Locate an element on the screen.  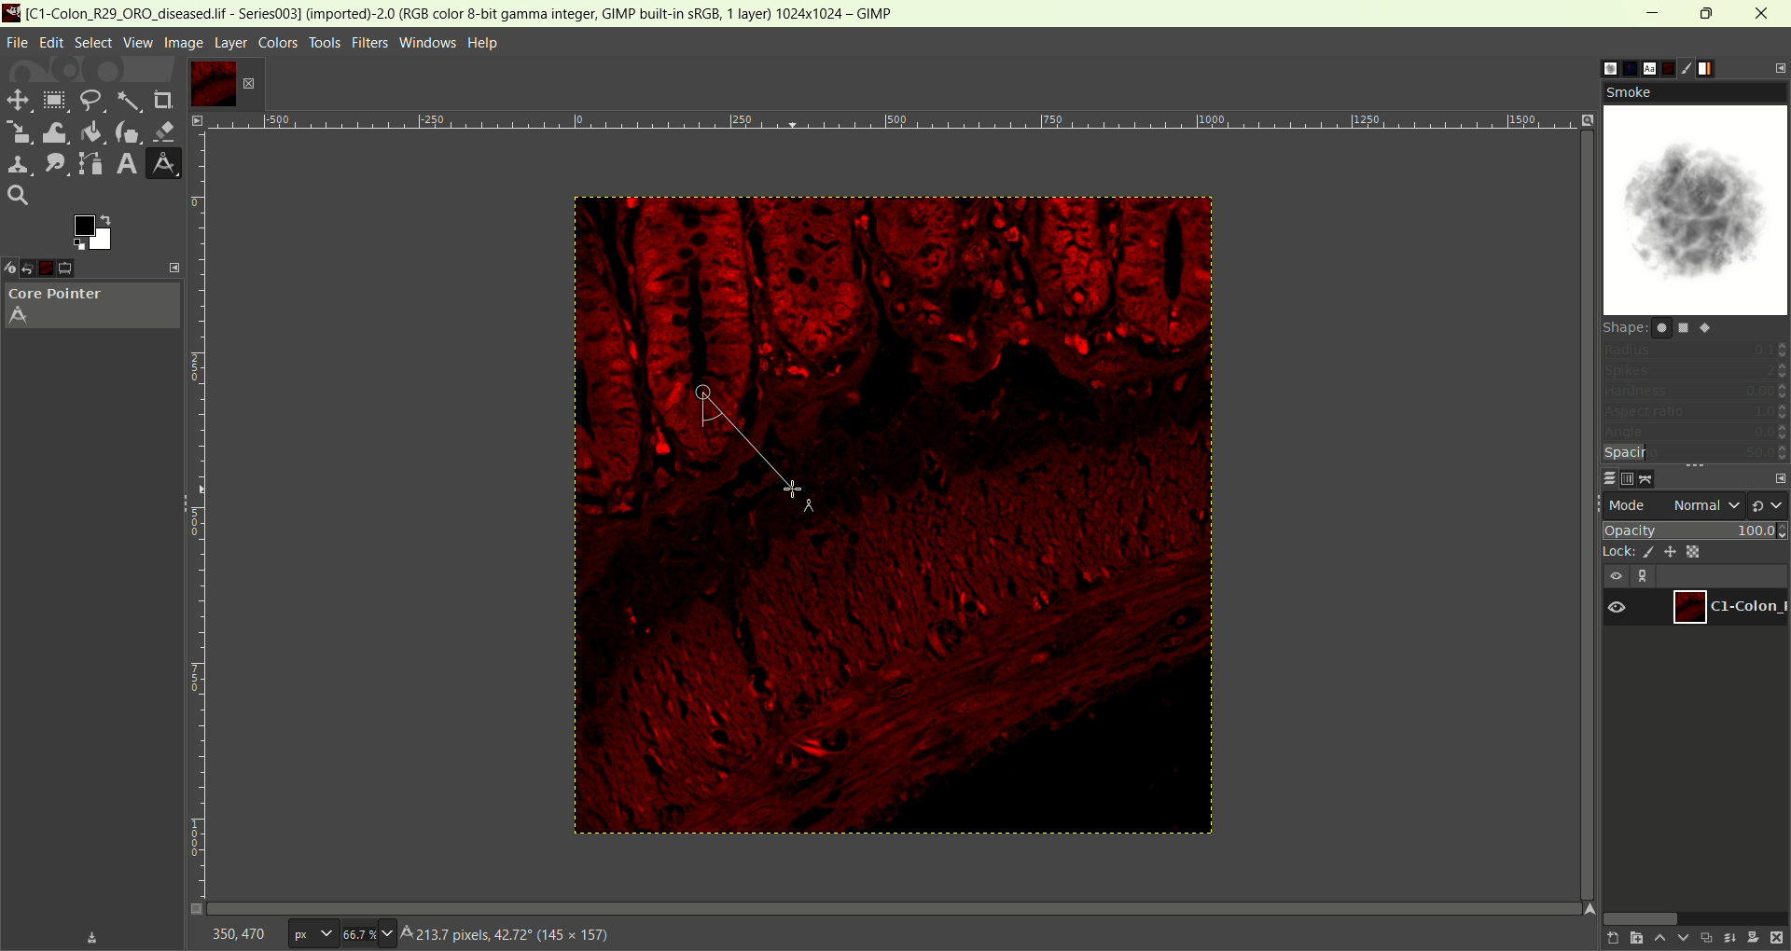
text tool is located at coordinates (125, 164).